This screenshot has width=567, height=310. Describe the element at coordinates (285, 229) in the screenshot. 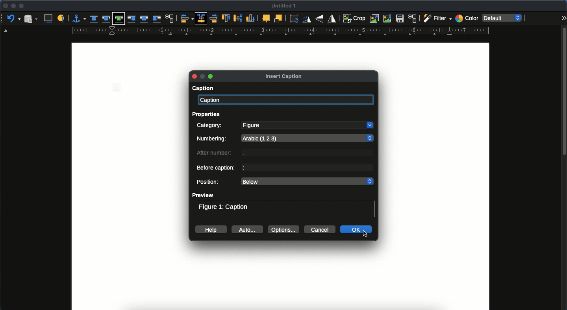

I see `options` at that location.